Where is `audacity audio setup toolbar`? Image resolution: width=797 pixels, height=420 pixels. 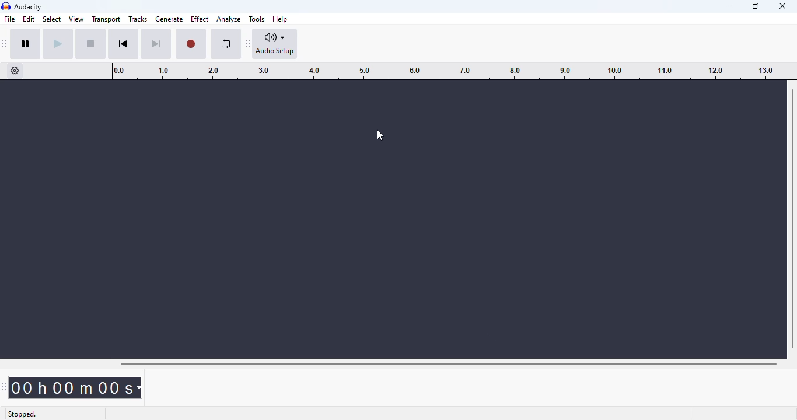 audacity audio setup toolbar is located at coordinates (248, 43).